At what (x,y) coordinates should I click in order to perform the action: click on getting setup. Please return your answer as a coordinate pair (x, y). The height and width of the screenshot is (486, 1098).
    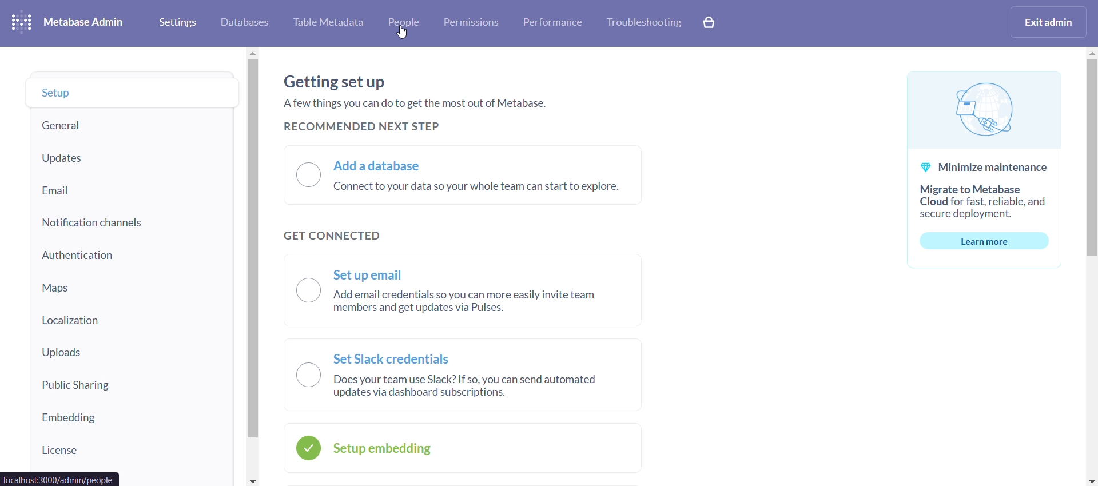
    Looking at the image, I should click on (338, 79).